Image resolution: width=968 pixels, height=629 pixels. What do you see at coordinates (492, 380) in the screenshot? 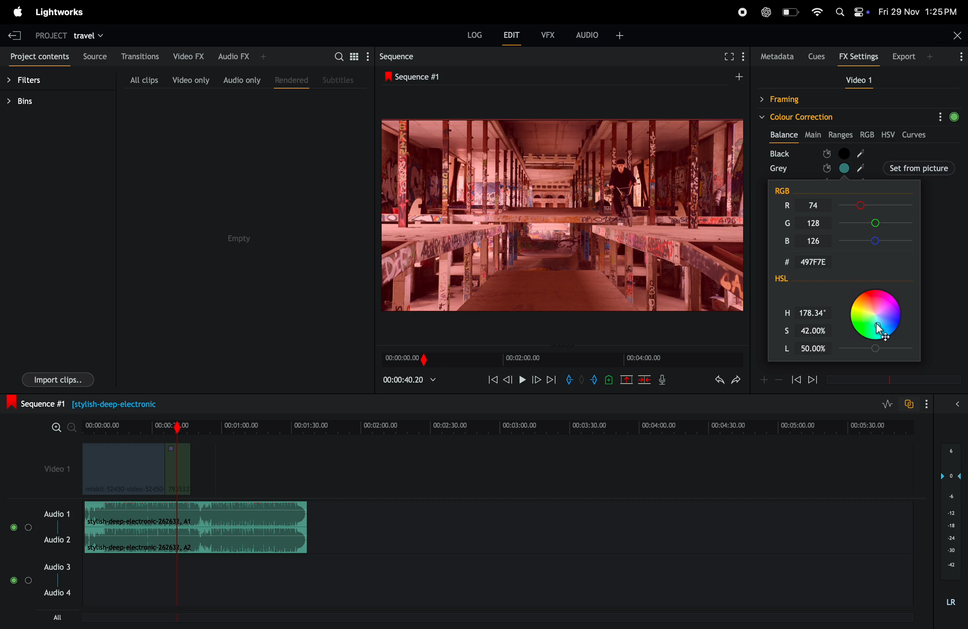
I see `rewind ` at bounding box center [492, 380].